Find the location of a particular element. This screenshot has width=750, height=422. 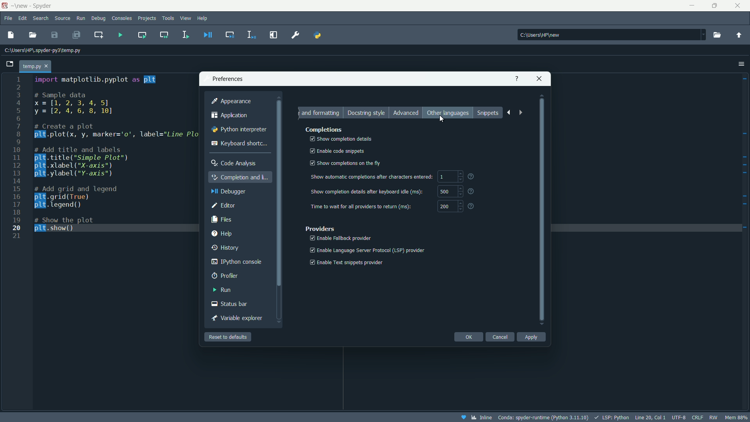

file encoding is located at coordinates (679, 417).